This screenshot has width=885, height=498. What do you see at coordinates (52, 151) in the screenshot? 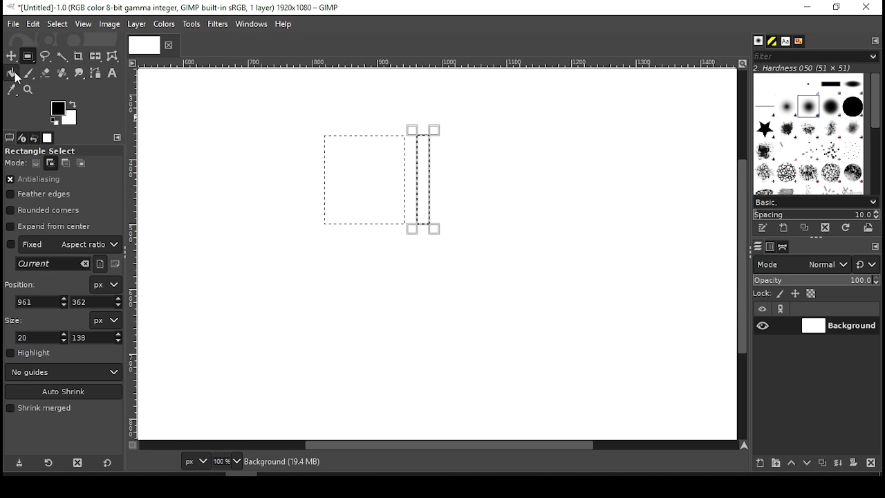
I see `rectangle select` at bounding box center [52, 151].